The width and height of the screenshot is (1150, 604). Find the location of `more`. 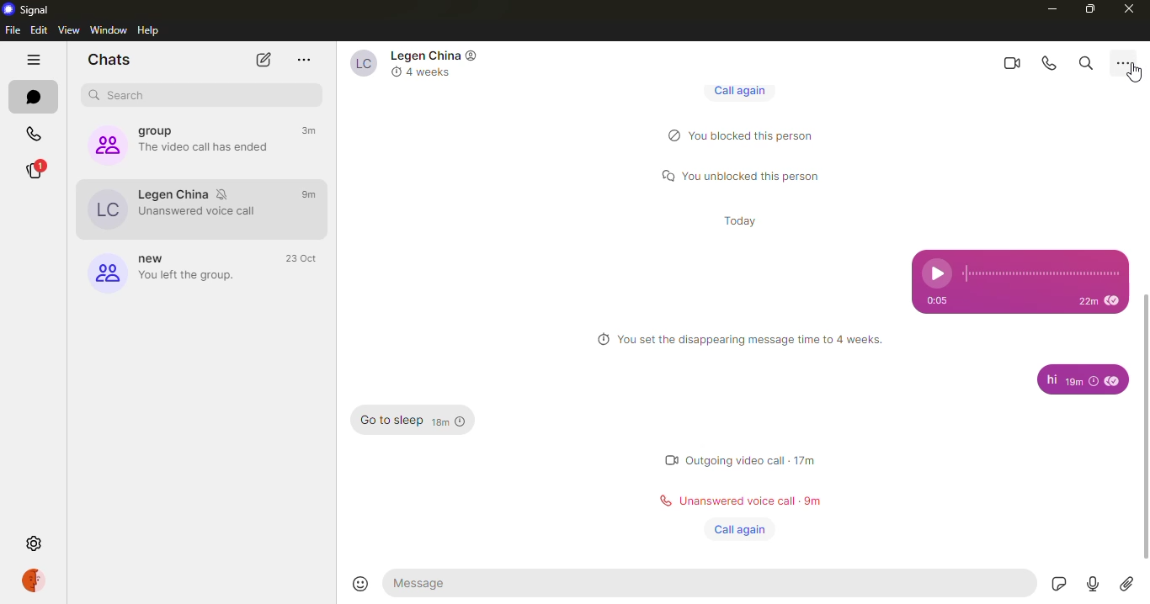

more is located at coordinates (1129, 63).